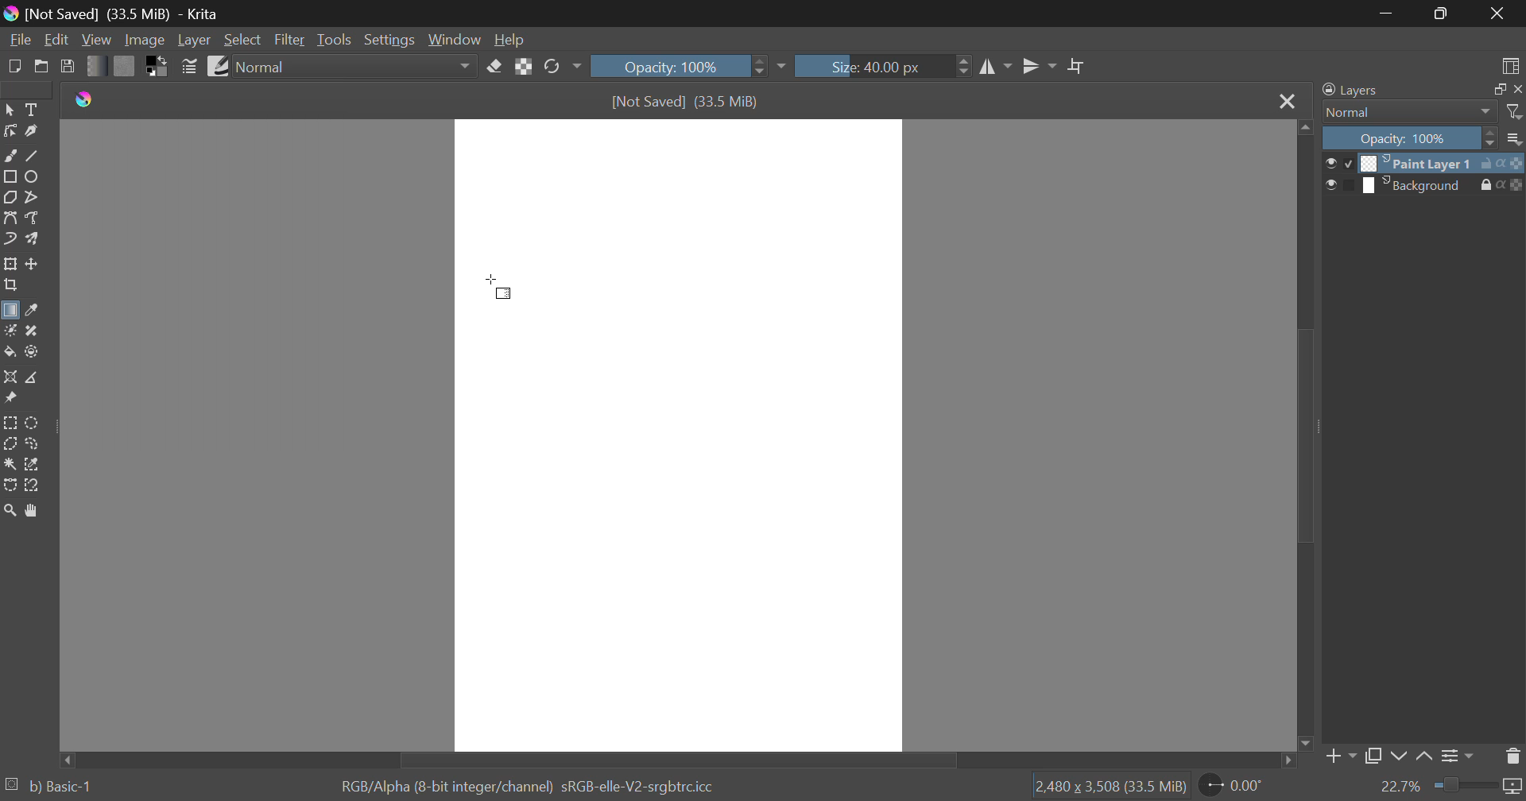 The image size is (1526, 801). I want to click on Scroll Bar, so click(1303, 437).